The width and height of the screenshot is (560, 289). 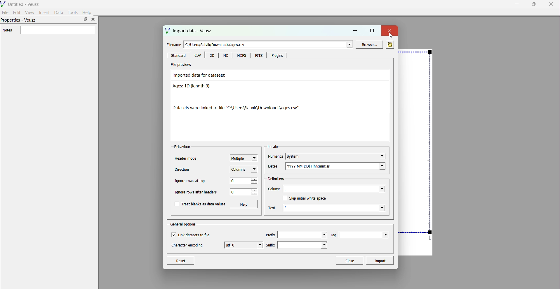 I want to click on Treat blanks as data values, so click(x=204, y=204).